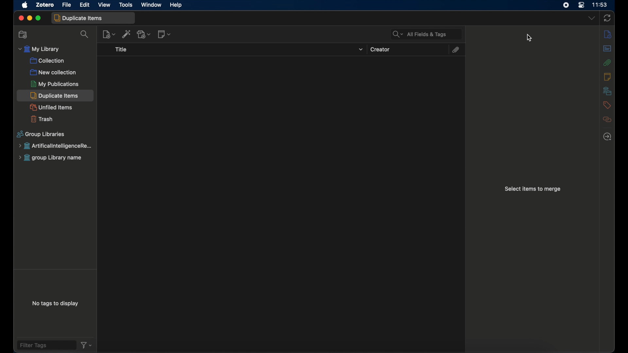 The width and height of the screenshot is (628, 353). What do you see at coordinates (55, 146) in the screenshot?
I see `group library` at bounding box center [55, 146].